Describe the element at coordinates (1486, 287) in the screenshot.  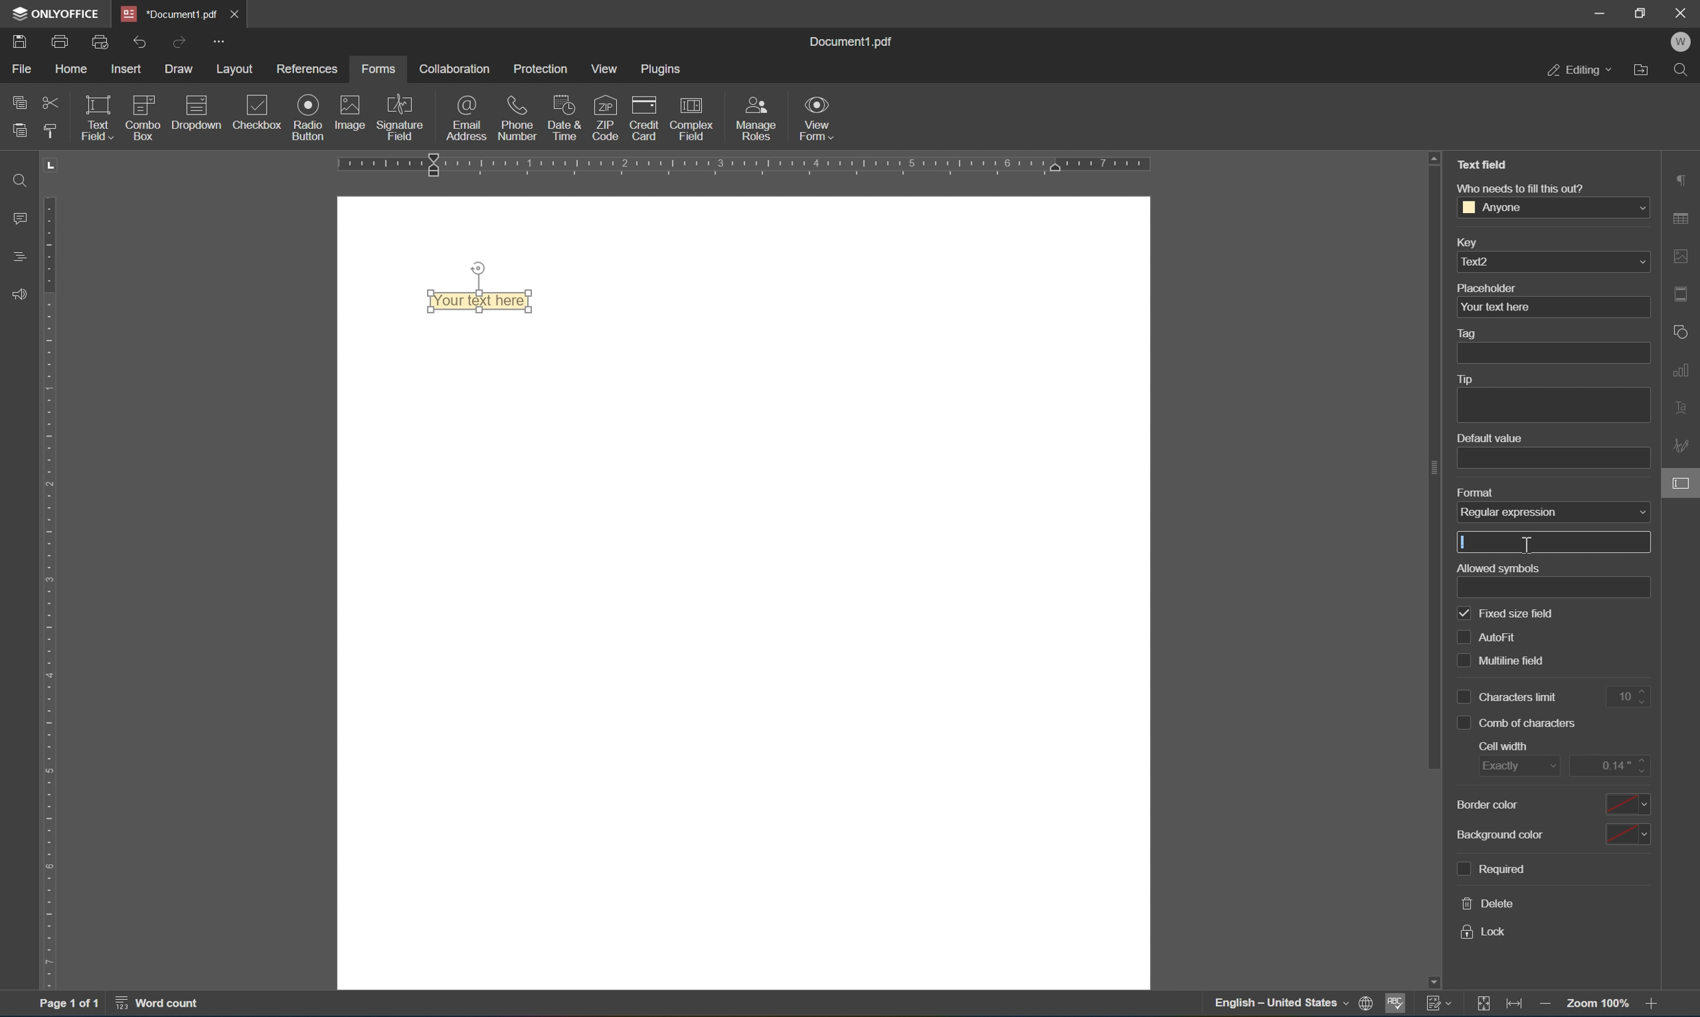
I see `placeholder` at that location.